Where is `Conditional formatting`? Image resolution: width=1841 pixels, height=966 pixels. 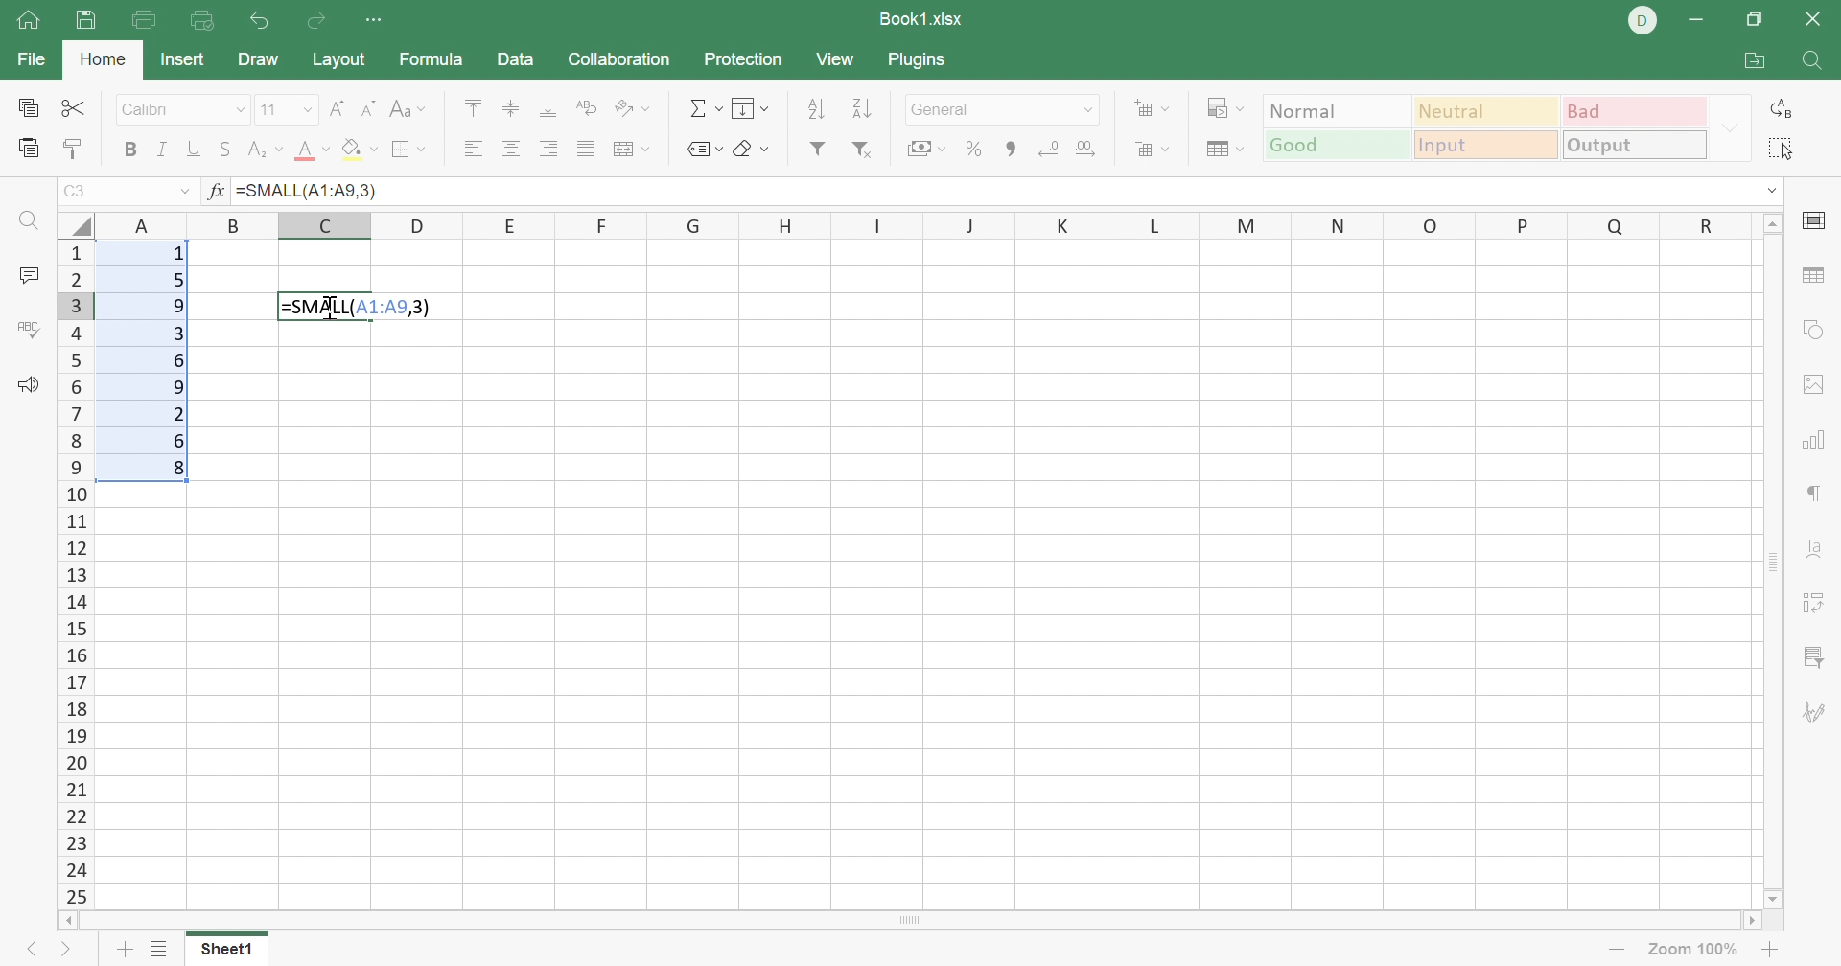
Conditional formatting is located at coordinates (1224, 107).